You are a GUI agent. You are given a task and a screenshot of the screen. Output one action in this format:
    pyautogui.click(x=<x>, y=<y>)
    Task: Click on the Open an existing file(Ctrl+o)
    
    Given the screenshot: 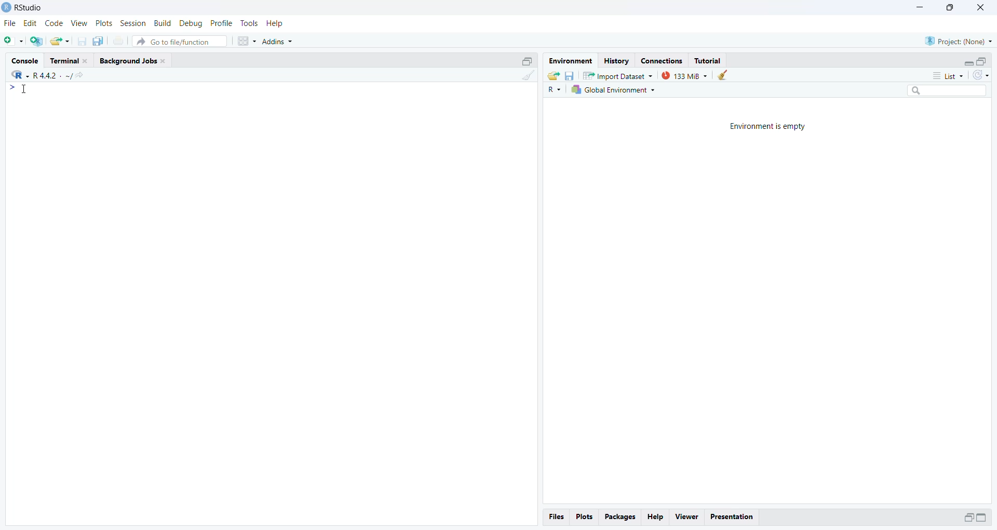 What is the action you would take?
    pyautogui.click(x=61, y=41)
    